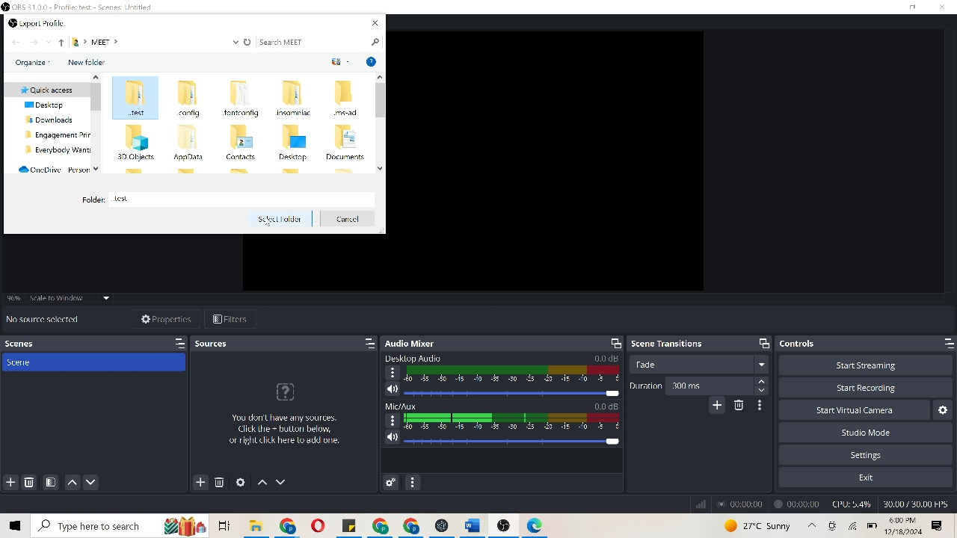 Image resolution: width=957 pixels, height=538 pixels. Describe the element at coordinates (392, 372) in the screenshot. I see `options` at that location.